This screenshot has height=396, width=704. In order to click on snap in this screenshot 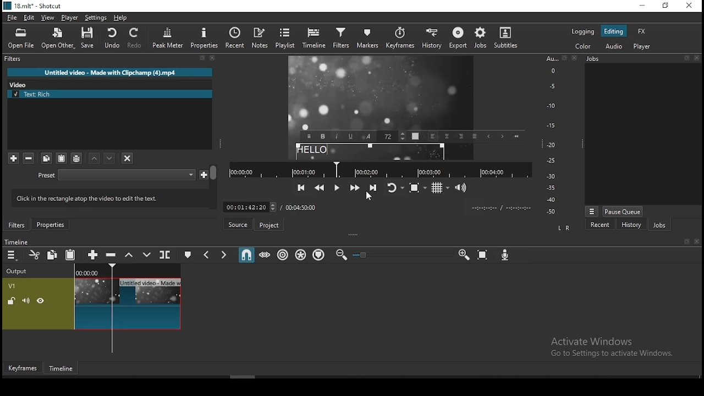, I will do `click(246, 254)`.